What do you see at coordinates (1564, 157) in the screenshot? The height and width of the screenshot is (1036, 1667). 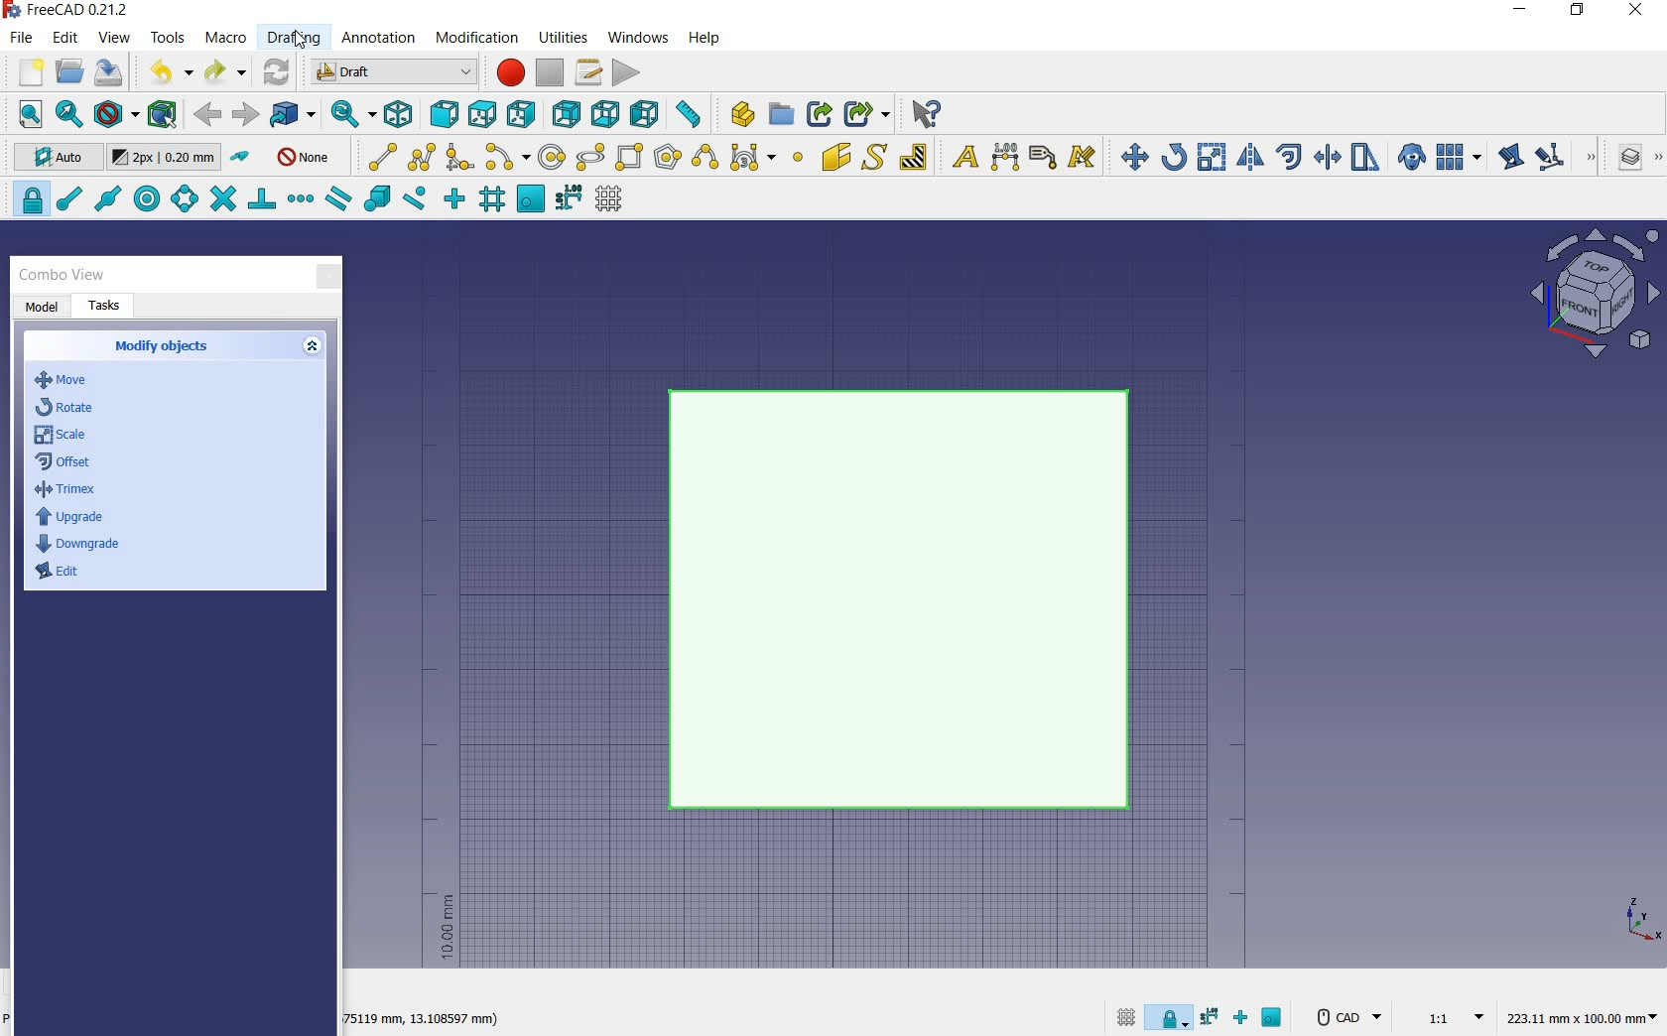 I see `subelement highlight` at bounding box center [1564, 157].